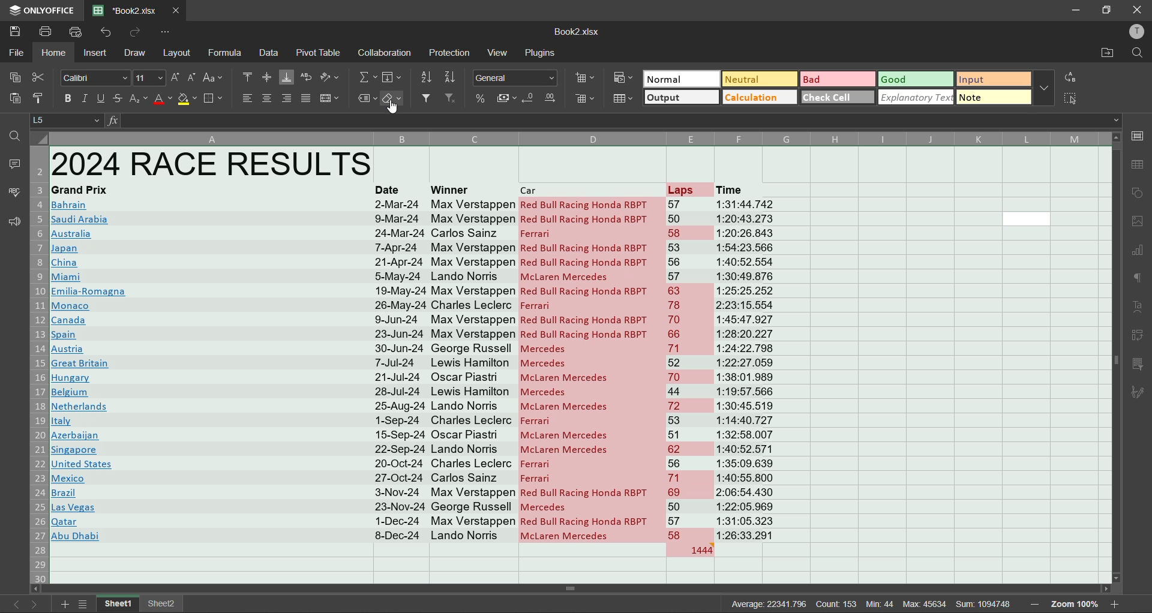 Image resolution: width=1152 pixels, height=613 pixels. Describe the element at coordinates (147, 77) in the screenshot. I see `font size` at that location.